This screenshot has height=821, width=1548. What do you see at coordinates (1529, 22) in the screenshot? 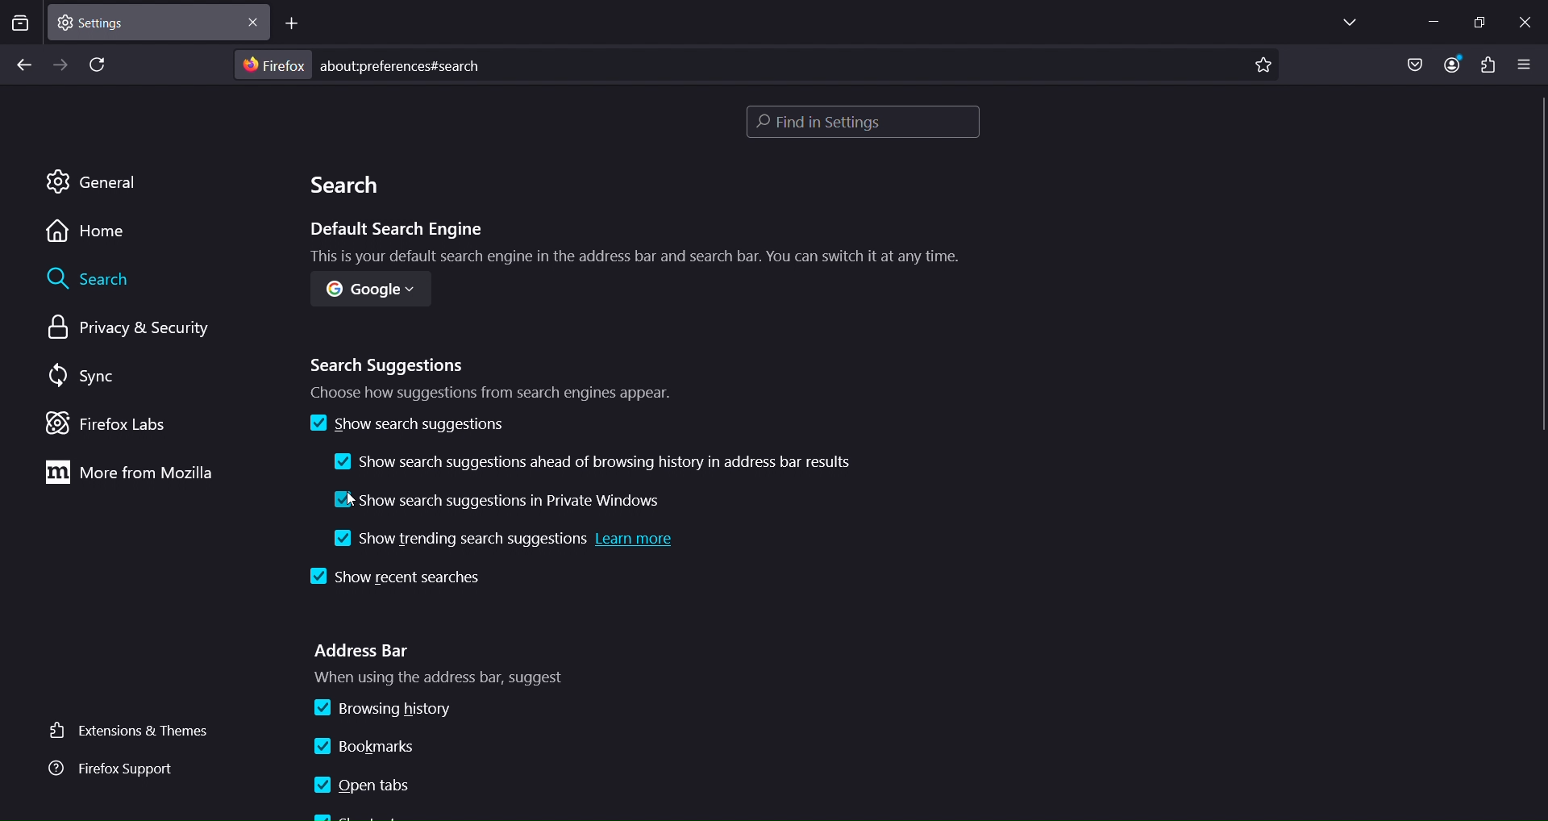
I see `close` at bounding box center [1529, 22].